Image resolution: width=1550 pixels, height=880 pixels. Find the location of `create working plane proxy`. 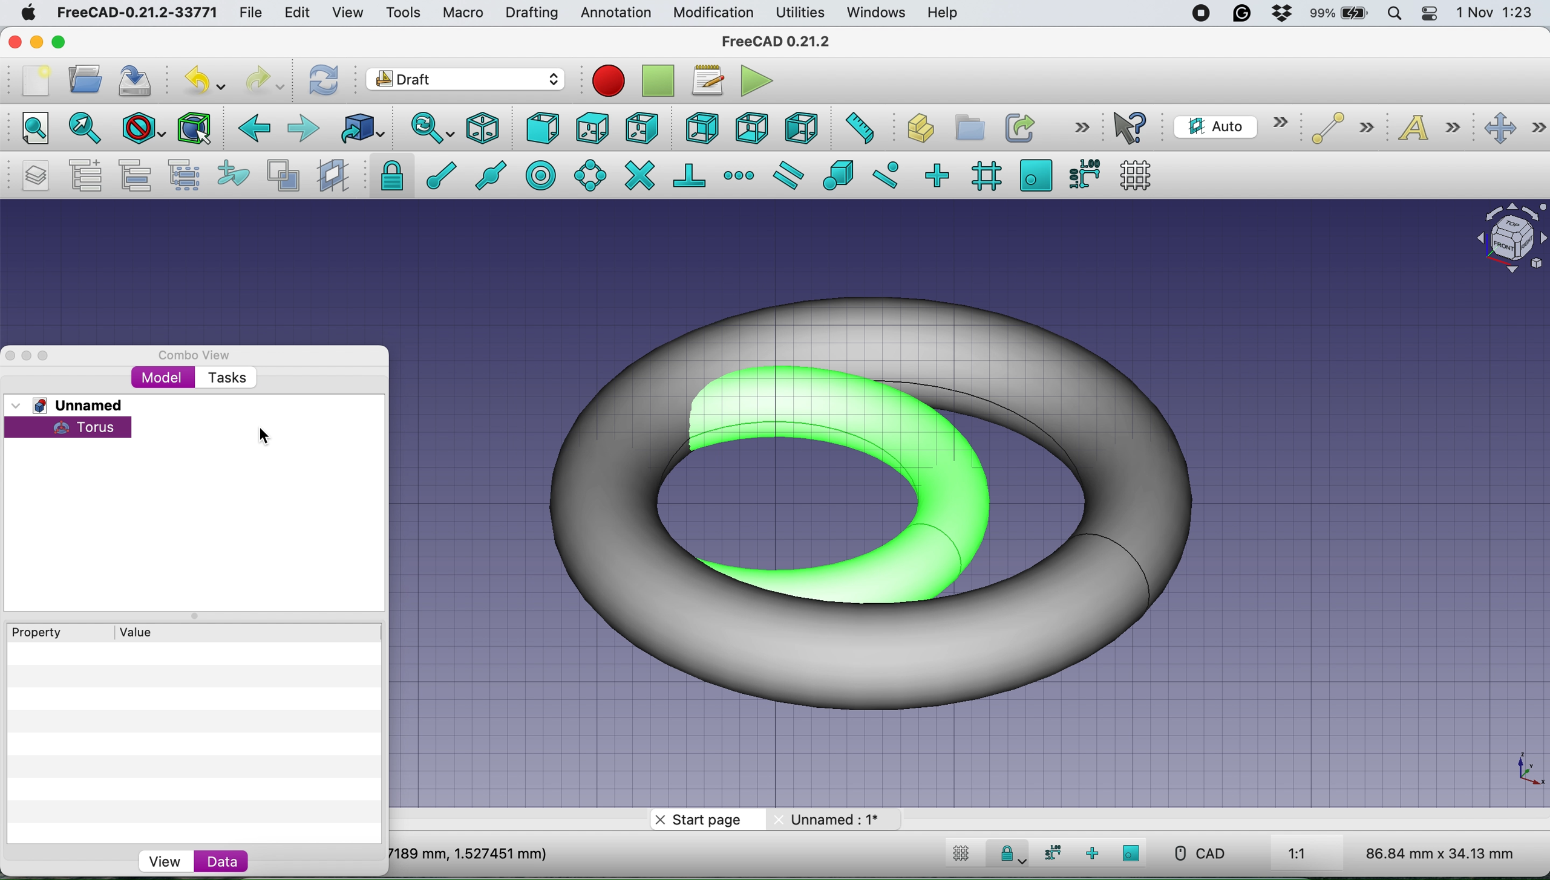

create working plane proxy is located at coordinates (331, 175).